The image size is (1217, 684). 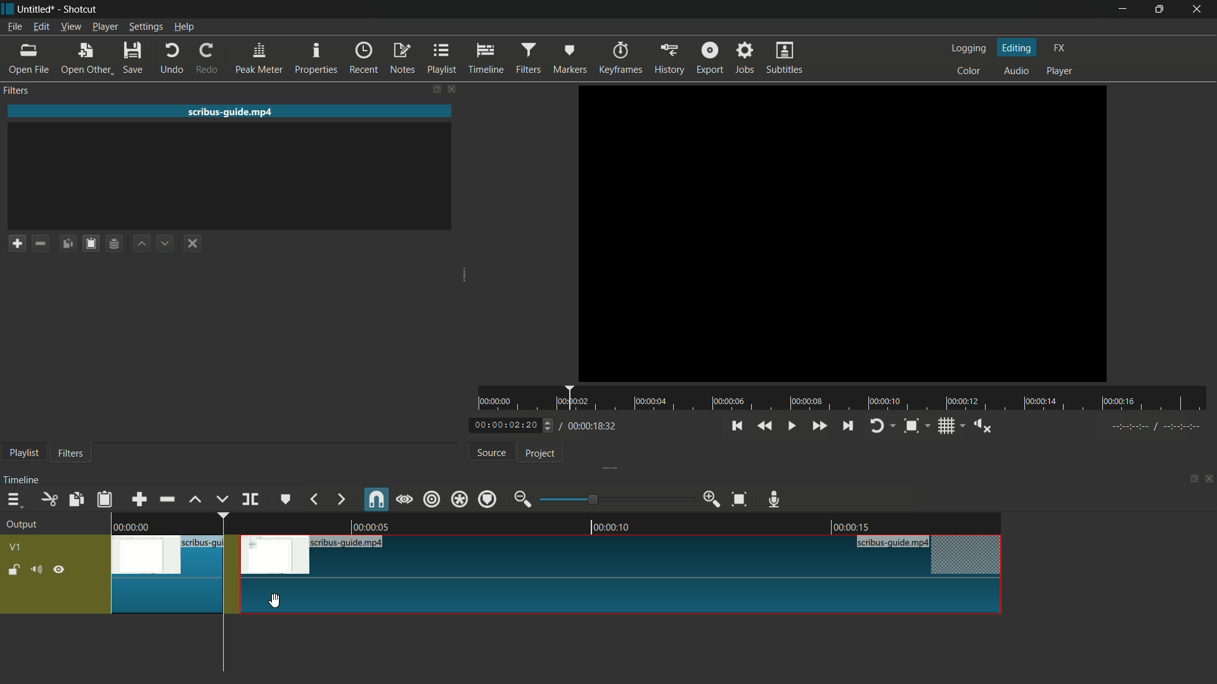 I want to click on timeline, so click(x=22, y=480).